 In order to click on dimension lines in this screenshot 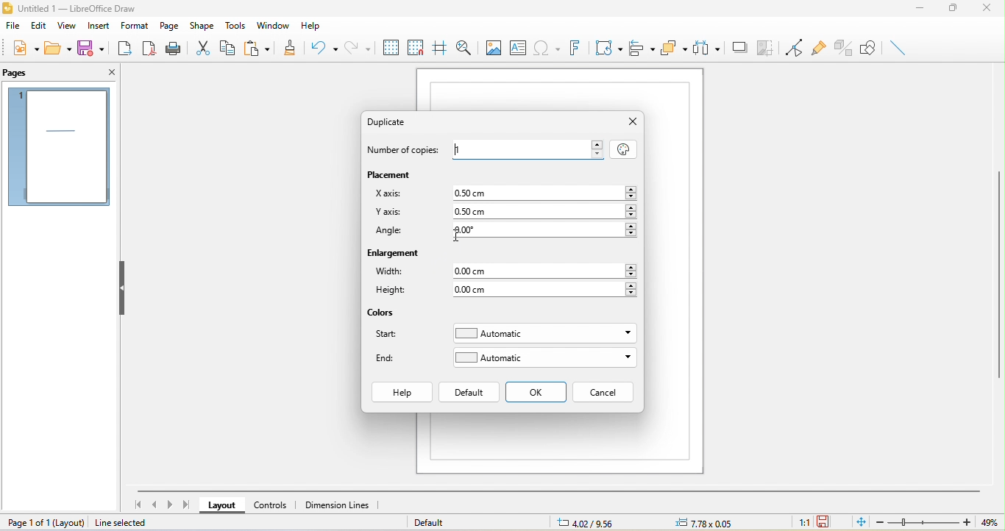, I will do `click(344, 505)`.